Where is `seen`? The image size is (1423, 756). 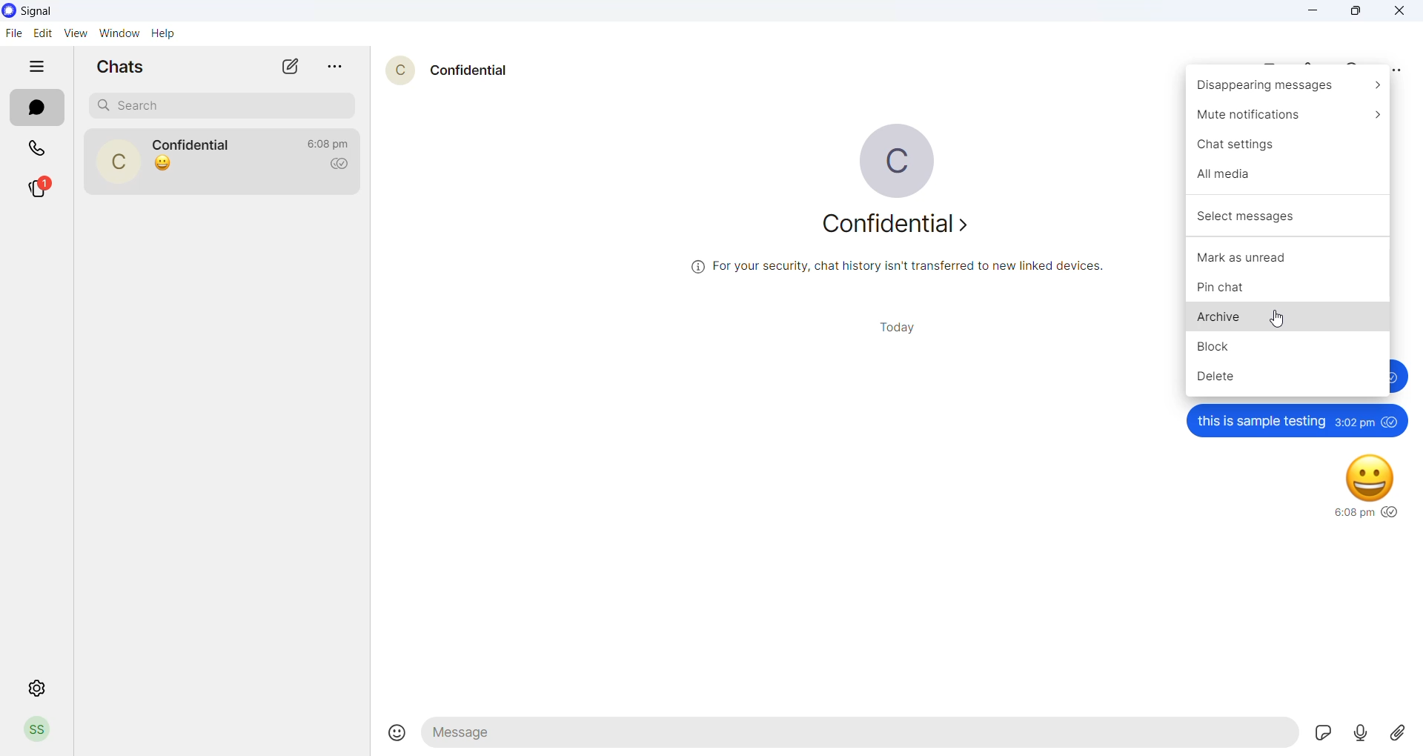 seen is located at coordinates (1387, 510).